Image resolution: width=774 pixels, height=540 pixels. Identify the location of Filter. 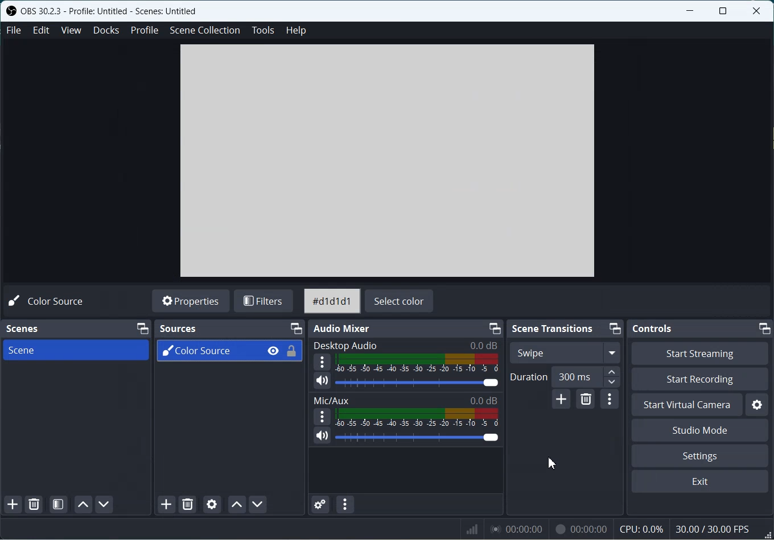
(264, 301).